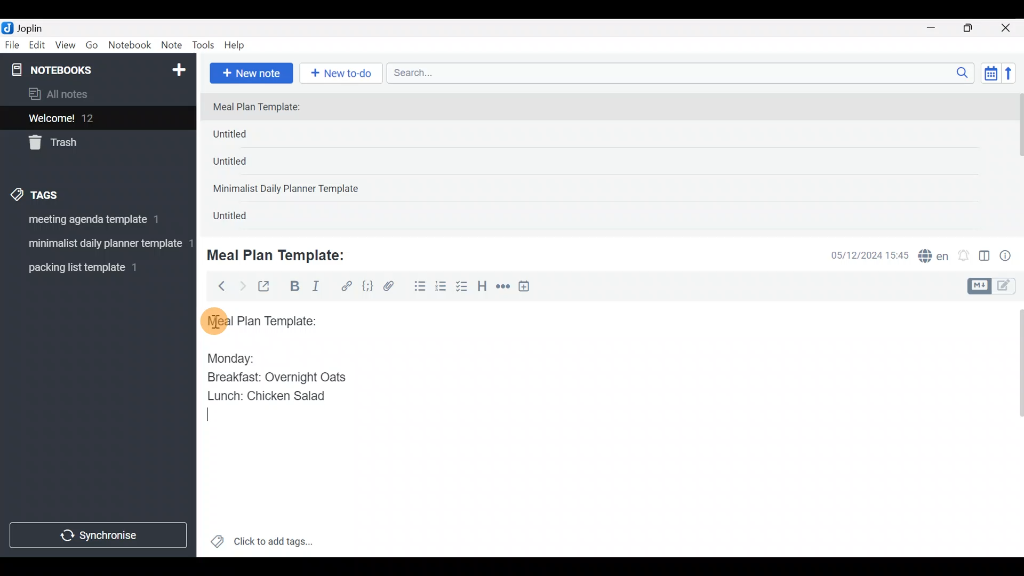 Image resolution: width=1024 pixels, height=576 pixels. Describe the element at coordinates (343, 74) in the screenshot. I see `New to-do` at that location.